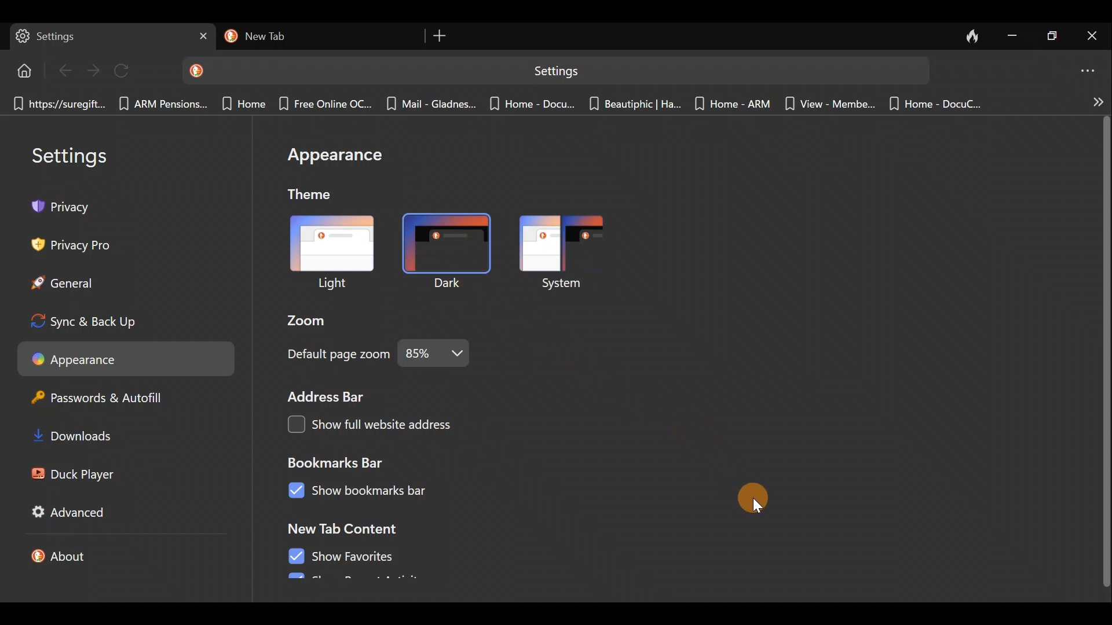  I want to click on Sync & back up, so click(93, 318).